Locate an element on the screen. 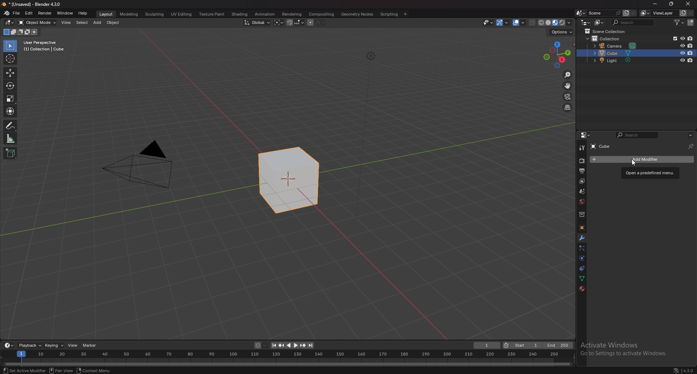  options is located at coordinates (562, 32).